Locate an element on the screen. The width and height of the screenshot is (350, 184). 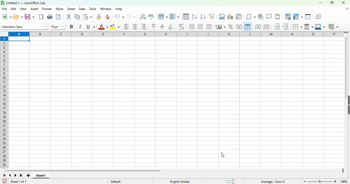
split window is located at coordinates (308, 17).